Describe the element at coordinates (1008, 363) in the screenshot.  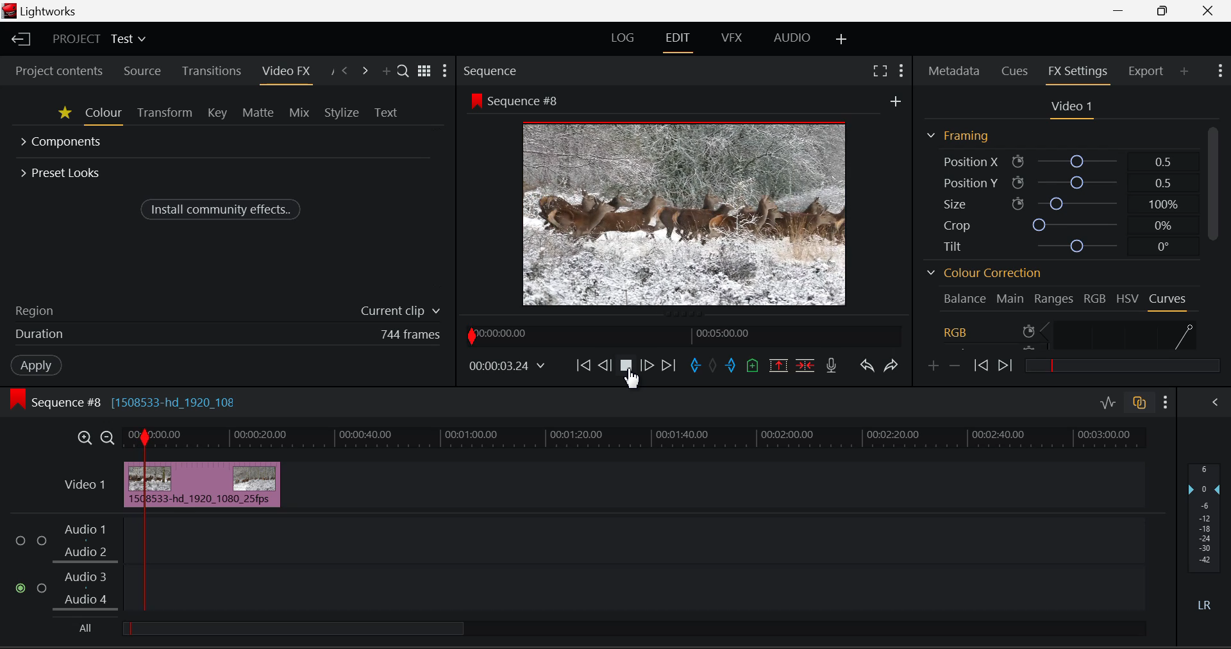
I see `Next keyframe` at that location.